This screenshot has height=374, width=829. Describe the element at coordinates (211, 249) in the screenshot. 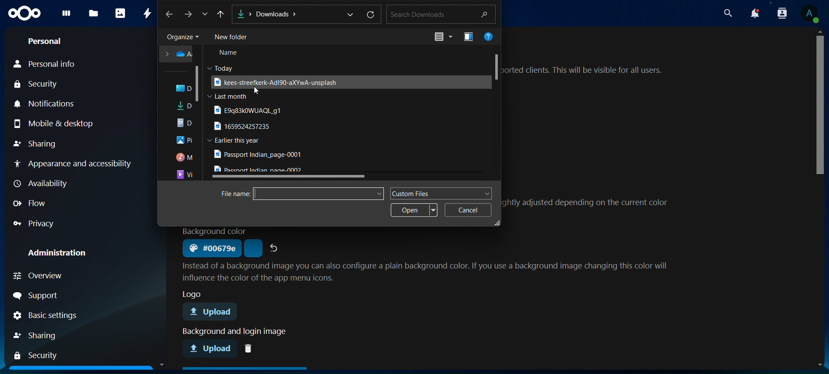

I see `background color` at that location.